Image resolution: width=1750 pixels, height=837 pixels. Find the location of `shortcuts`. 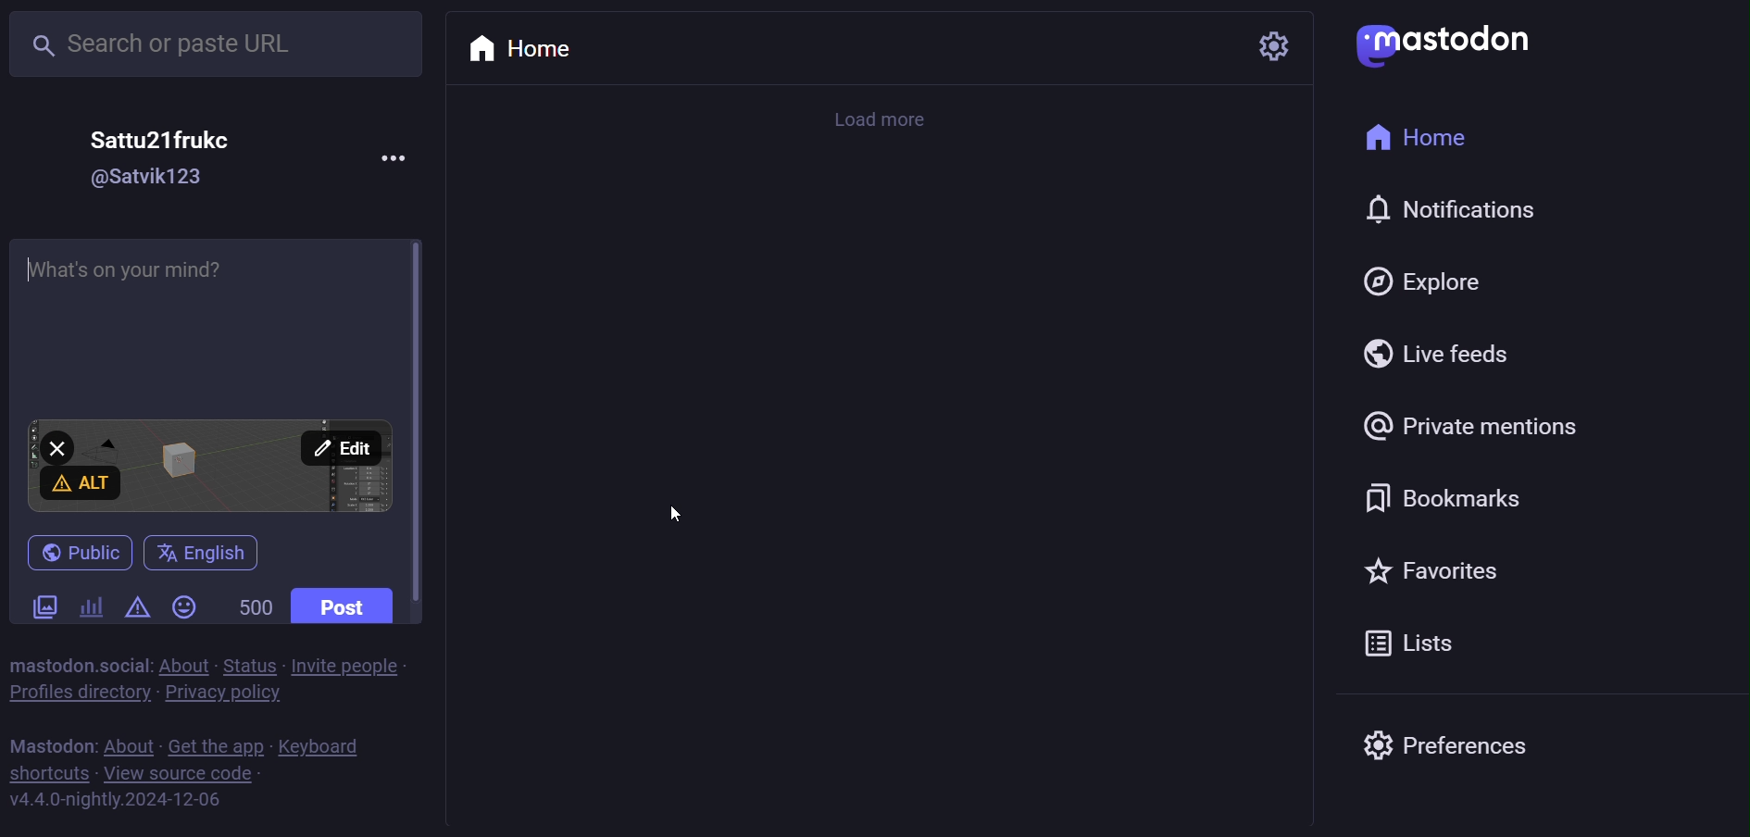

shortcuts is located at coordinates (45, 773).